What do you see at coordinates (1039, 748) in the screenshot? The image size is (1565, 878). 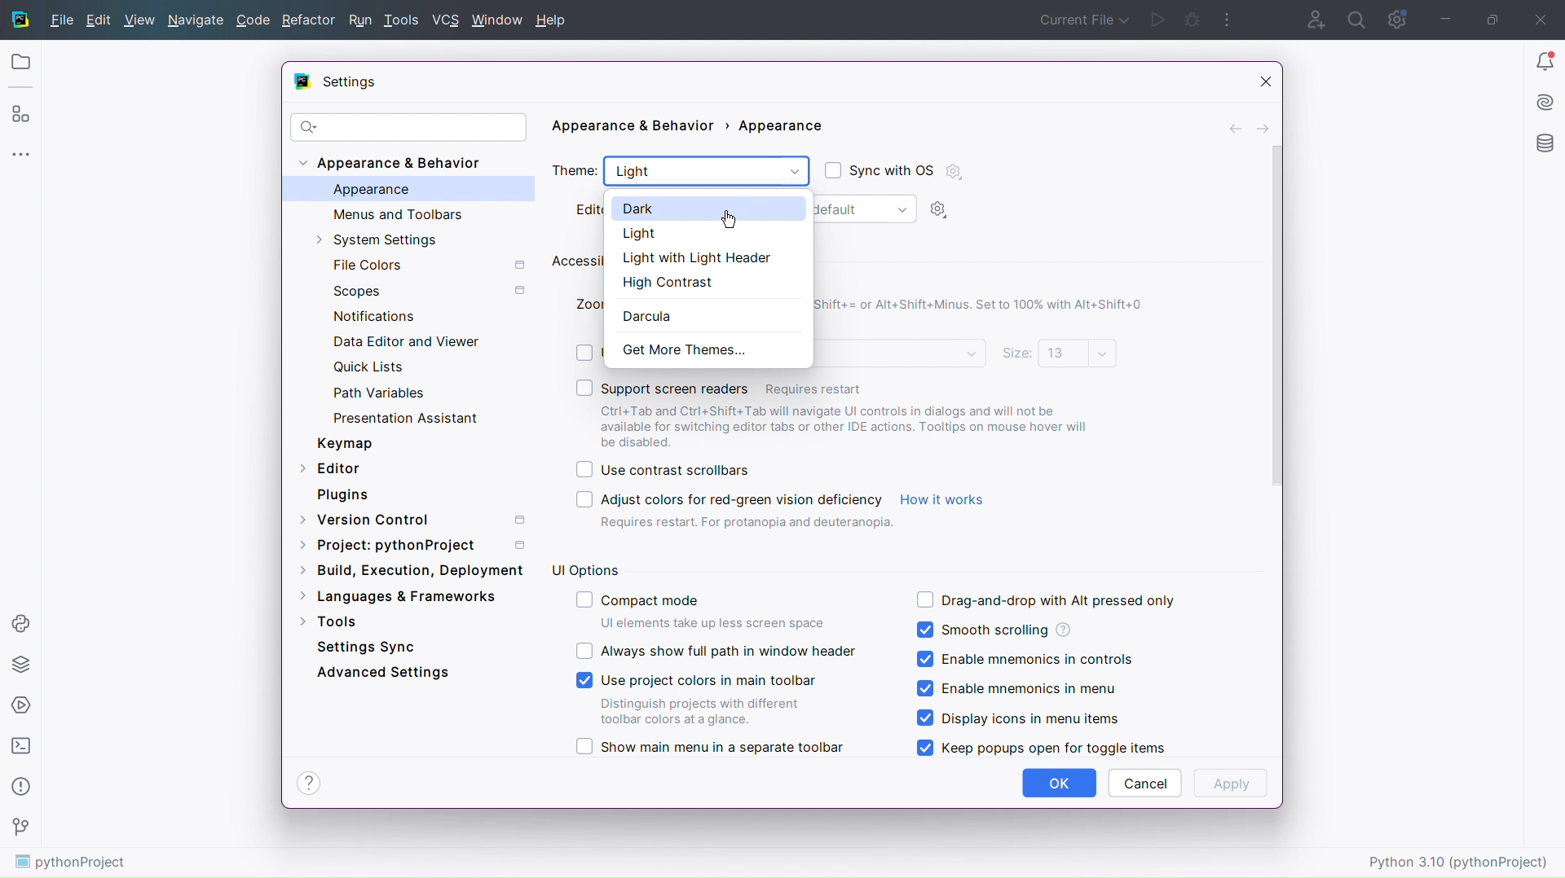 I see `Keep popups open for toggle items` at bounding box center [1039, 748].